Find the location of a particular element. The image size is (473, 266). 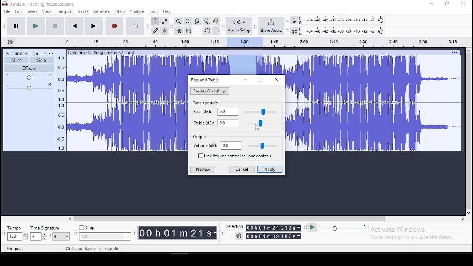

 is located at coordinates (223, 26).